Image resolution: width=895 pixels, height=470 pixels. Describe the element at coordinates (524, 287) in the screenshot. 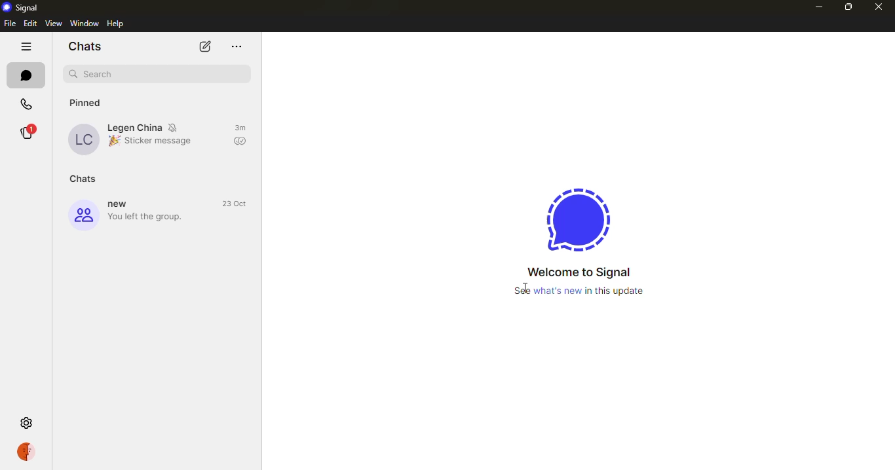

I see `cursor` at that location.